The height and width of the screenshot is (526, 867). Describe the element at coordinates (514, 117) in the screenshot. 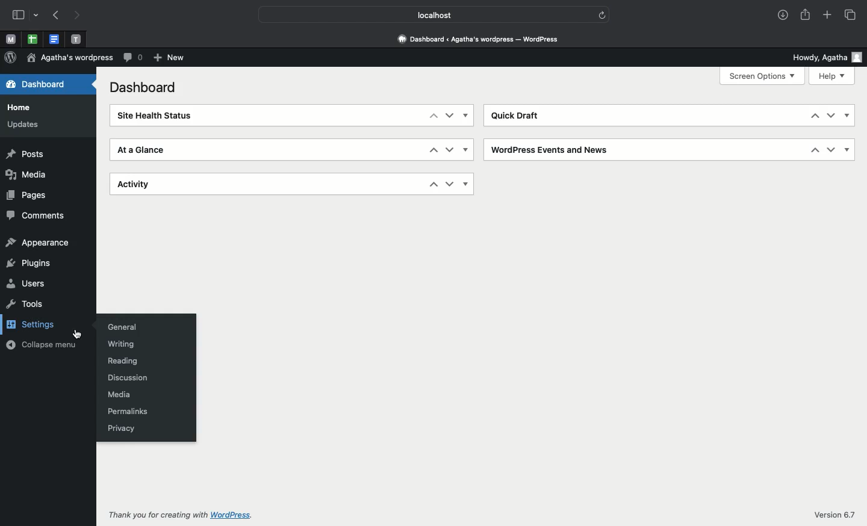

I see `Quick draft` at that location.